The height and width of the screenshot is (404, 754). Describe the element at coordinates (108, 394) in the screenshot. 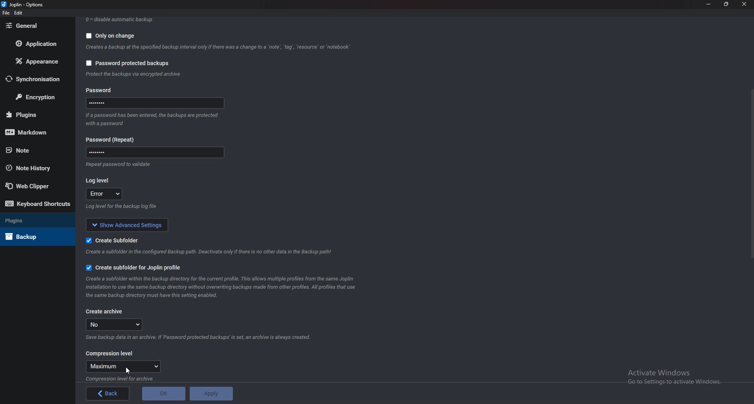

I see `back` at that location.